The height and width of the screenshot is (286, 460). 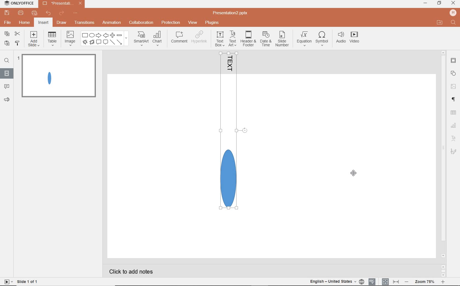 What do you see at coordinates (85, 22) in the screenshot?
I see `transitions` at bounding box center [85, 22].